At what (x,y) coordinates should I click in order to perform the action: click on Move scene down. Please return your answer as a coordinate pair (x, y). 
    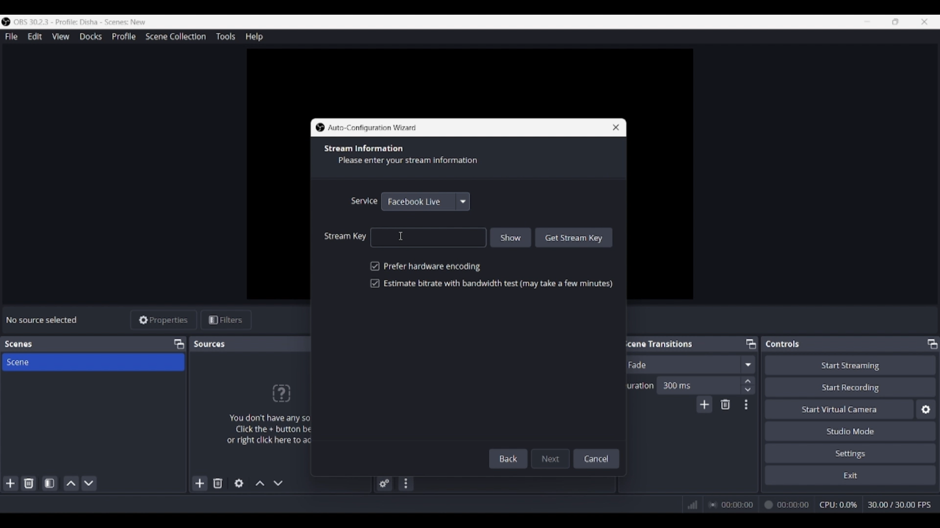
    Looking at the image, I should click on (89, 484).